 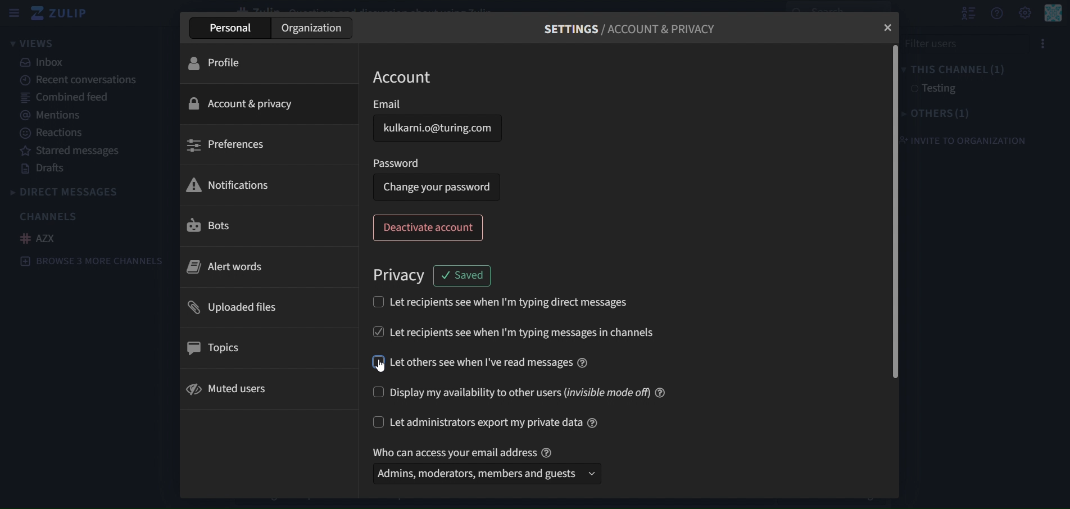 What do you see at coordinates (60, 13) in the screenshot?
I see `zulip` at bounding box center [60, 13].